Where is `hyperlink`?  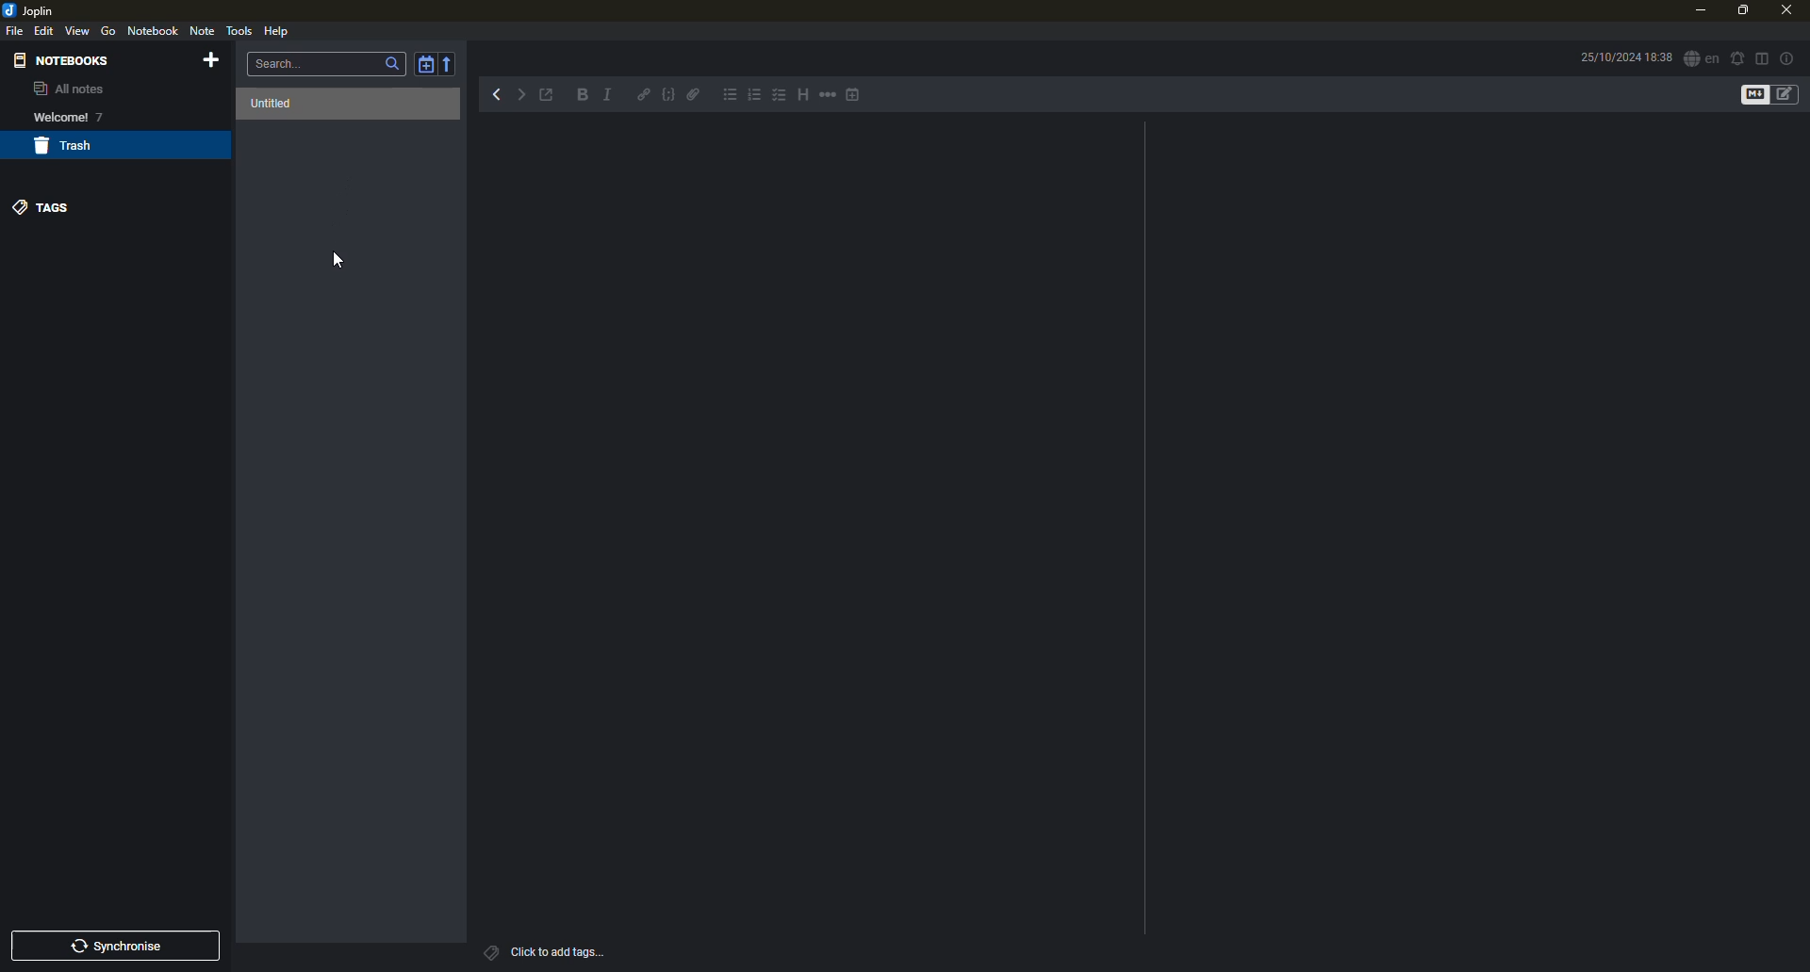 hyperlink is located at coordinates (644, 96).